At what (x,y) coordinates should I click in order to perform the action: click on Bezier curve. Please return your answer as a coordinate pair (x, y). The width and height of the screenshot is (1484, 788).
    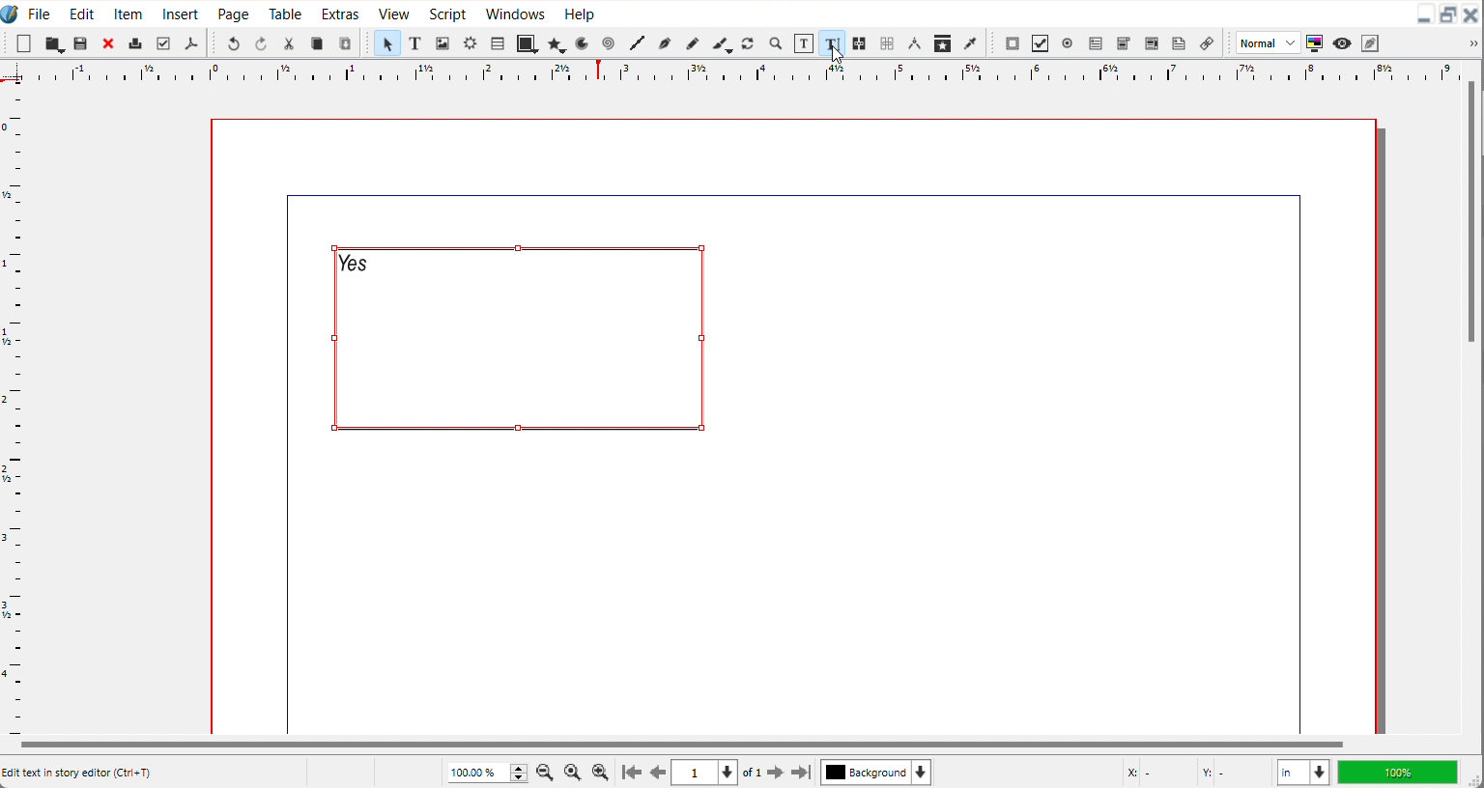
    Looking at the image, I should click on (664, 43).